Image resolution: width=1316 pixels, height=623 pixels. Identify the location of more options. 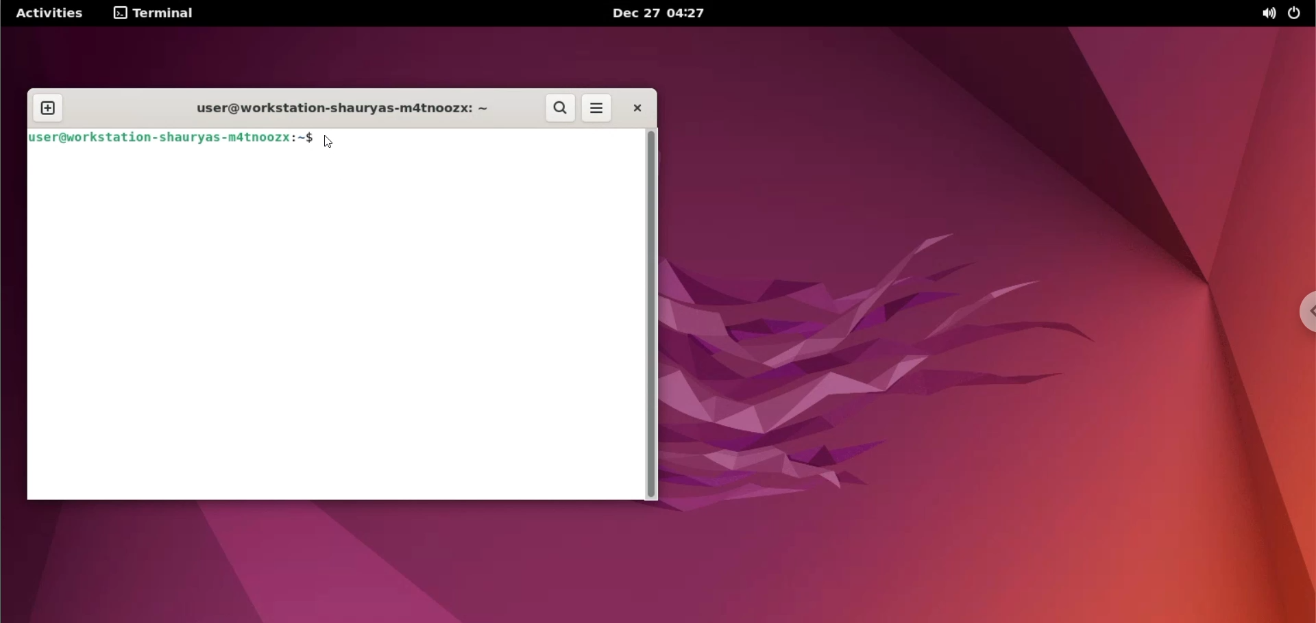
(595, 108).